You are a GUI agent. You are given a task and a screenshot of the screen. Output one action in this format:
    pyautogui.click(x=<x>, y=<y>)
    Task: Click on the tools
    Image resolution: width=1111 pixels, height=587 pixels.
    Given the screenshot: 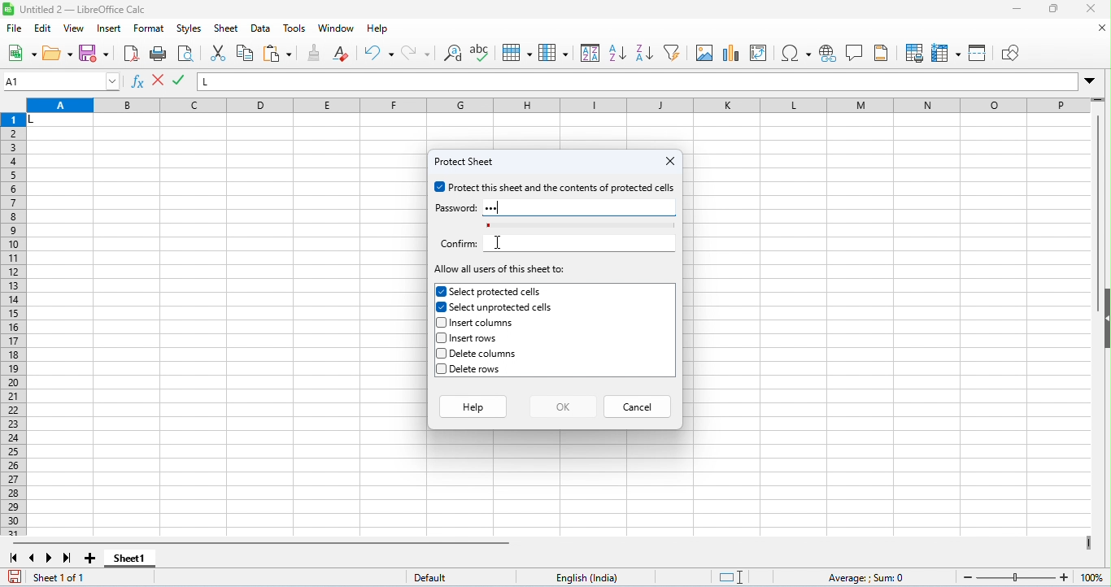 What is the action you would take?
    pyautogui.click(x=296, y=28)
    